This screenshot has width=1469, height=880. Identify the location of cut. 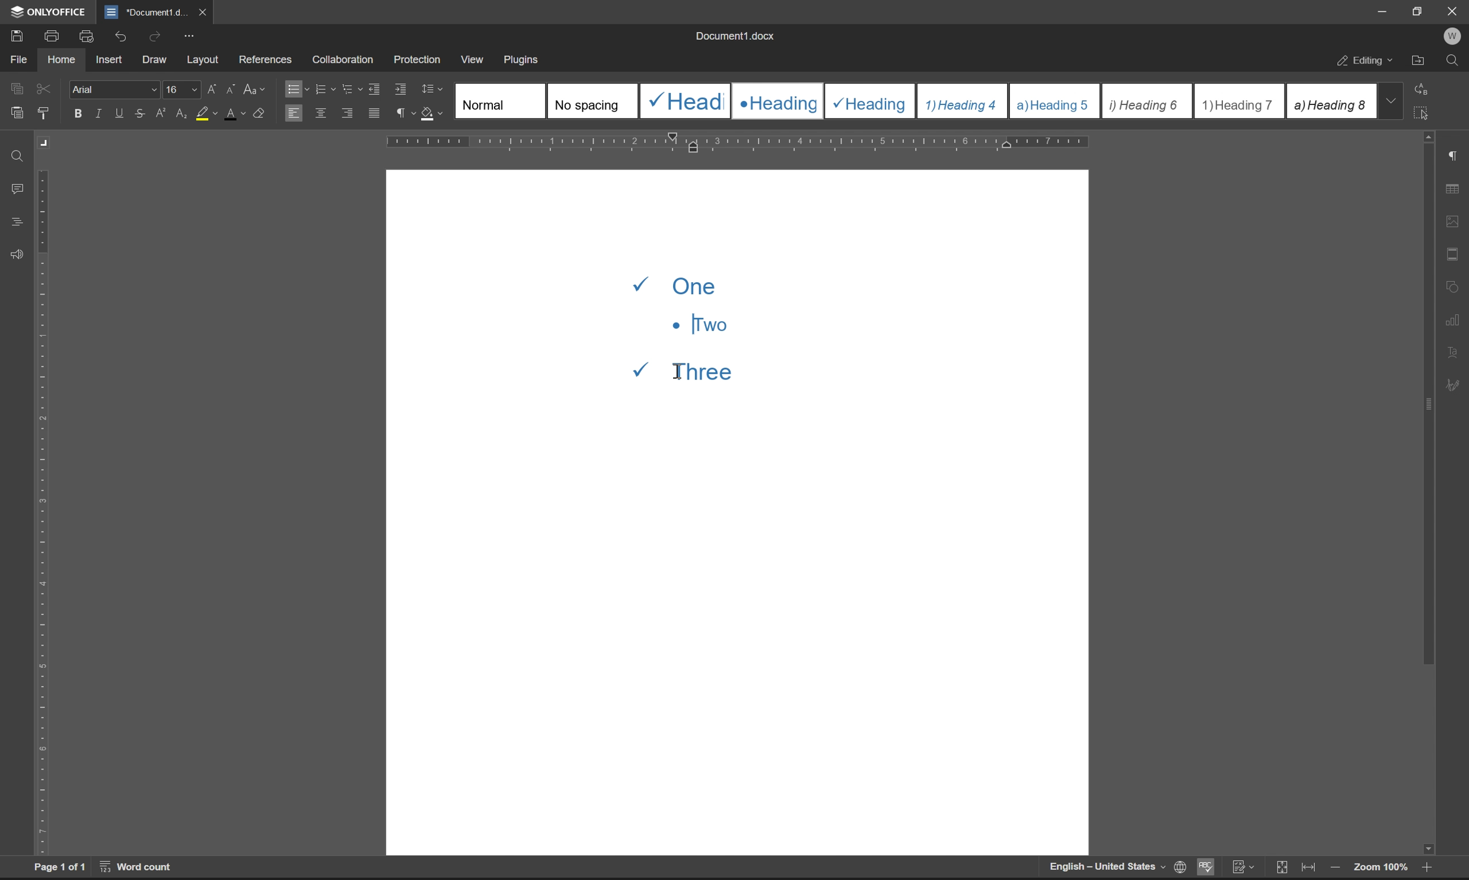
(45, 88).